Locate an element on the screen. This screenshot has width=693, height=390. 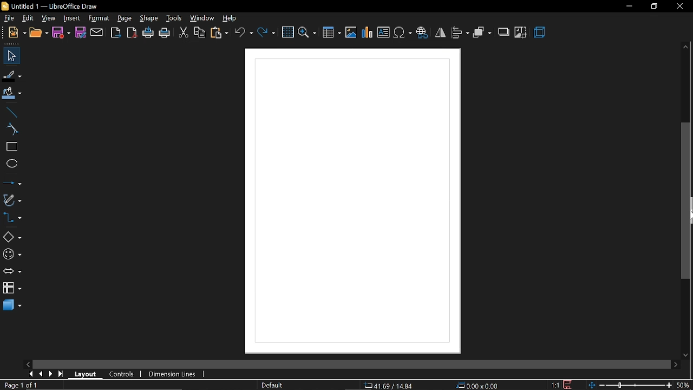
previous page is located at coordinates (39, 375).